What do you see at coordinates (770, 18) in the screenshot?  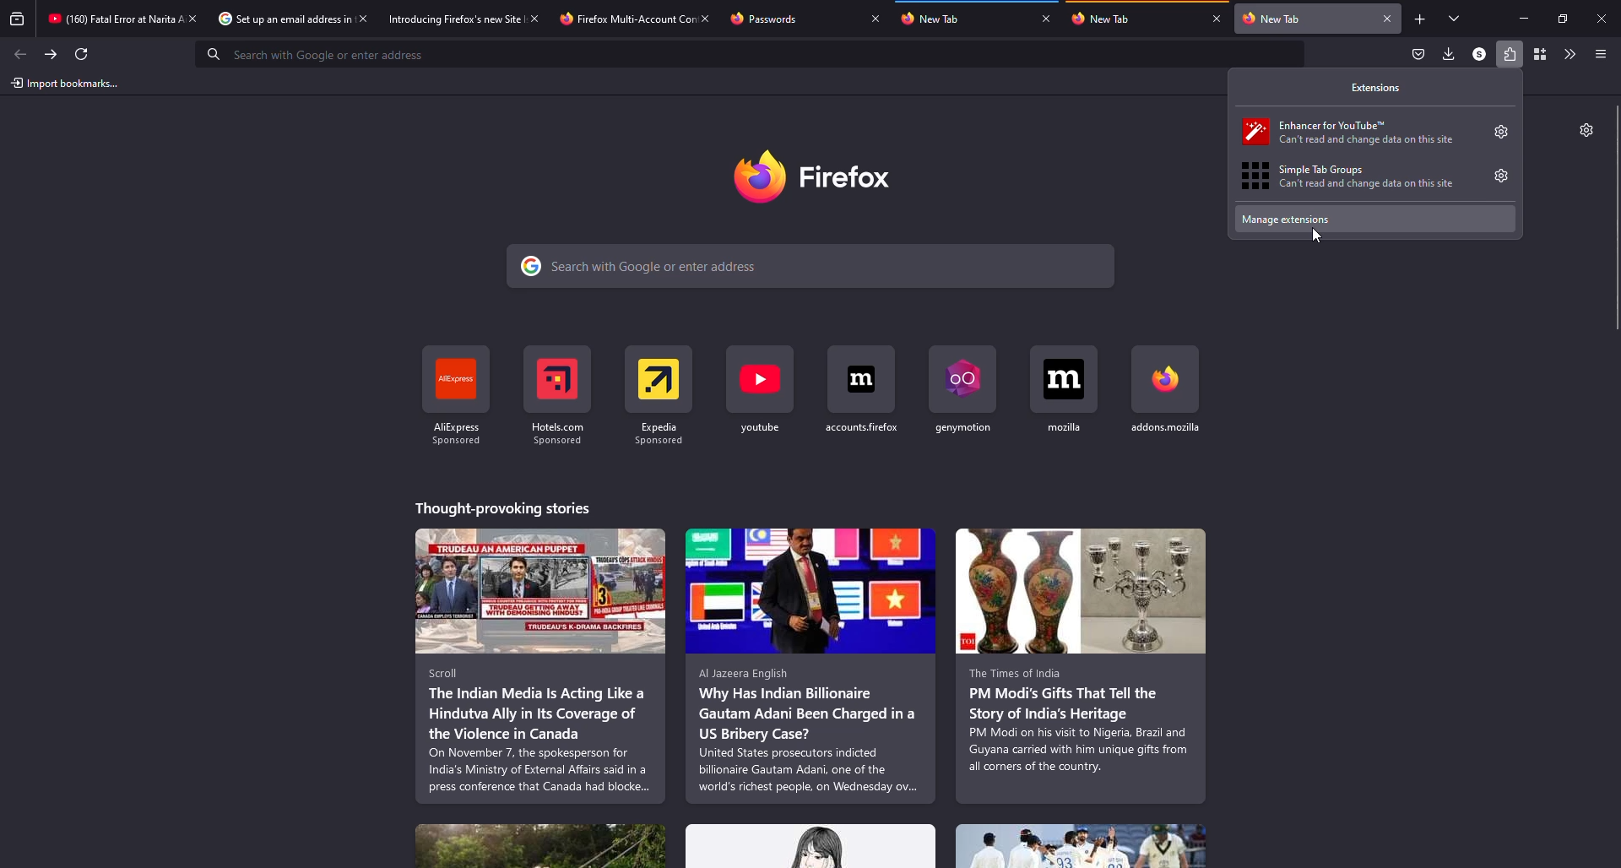 I see `tab` at bounding box center [770, 18].